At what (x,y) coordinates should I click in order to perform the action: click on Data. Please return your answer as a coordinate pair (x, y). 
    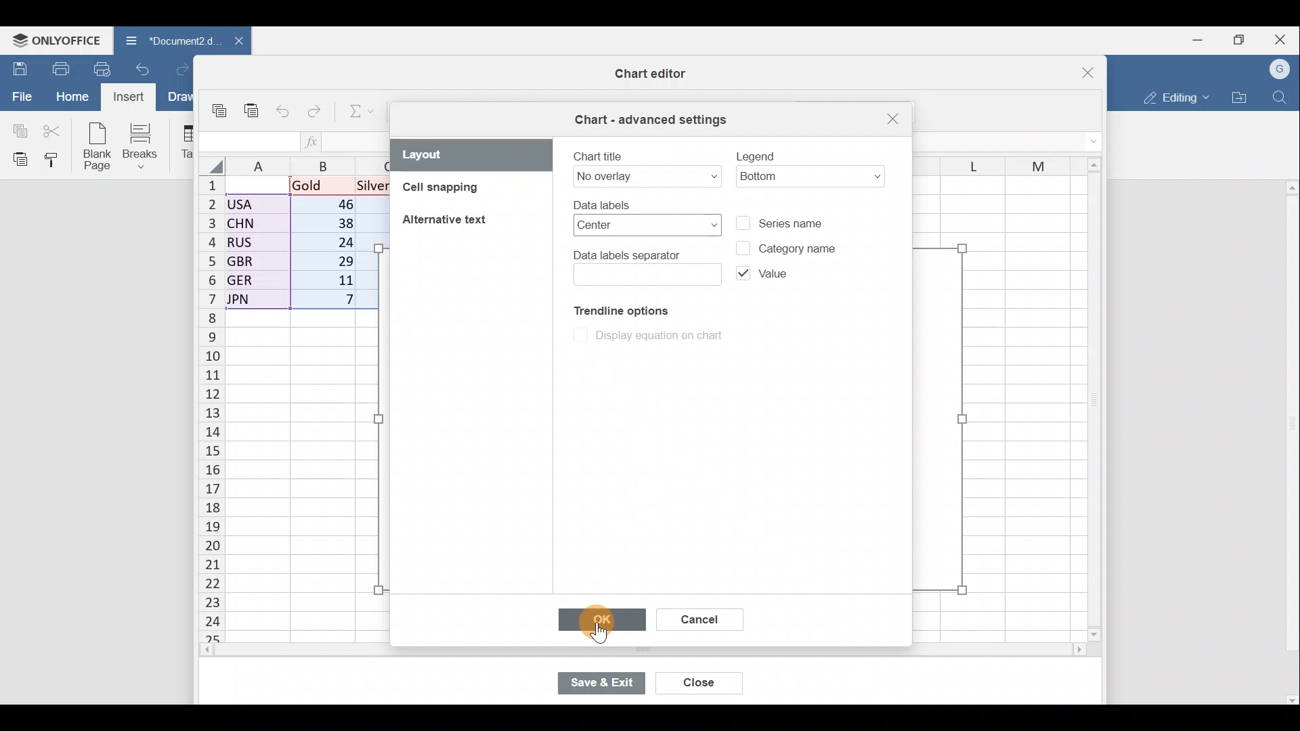
    Looking at the image, I should click on (301, 243).